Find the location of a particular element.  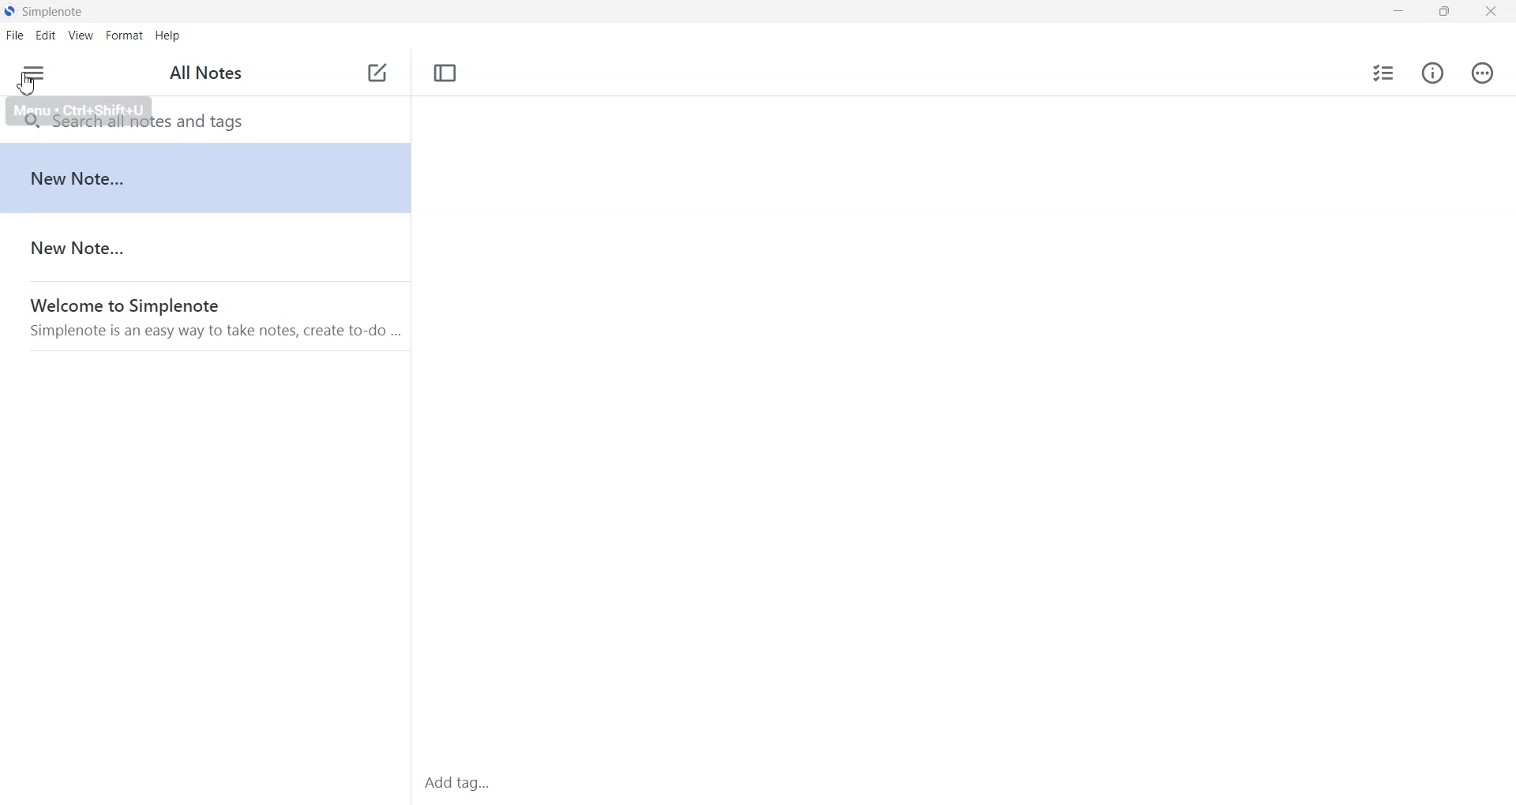

Search Bar is located at coordinates (204, 120).